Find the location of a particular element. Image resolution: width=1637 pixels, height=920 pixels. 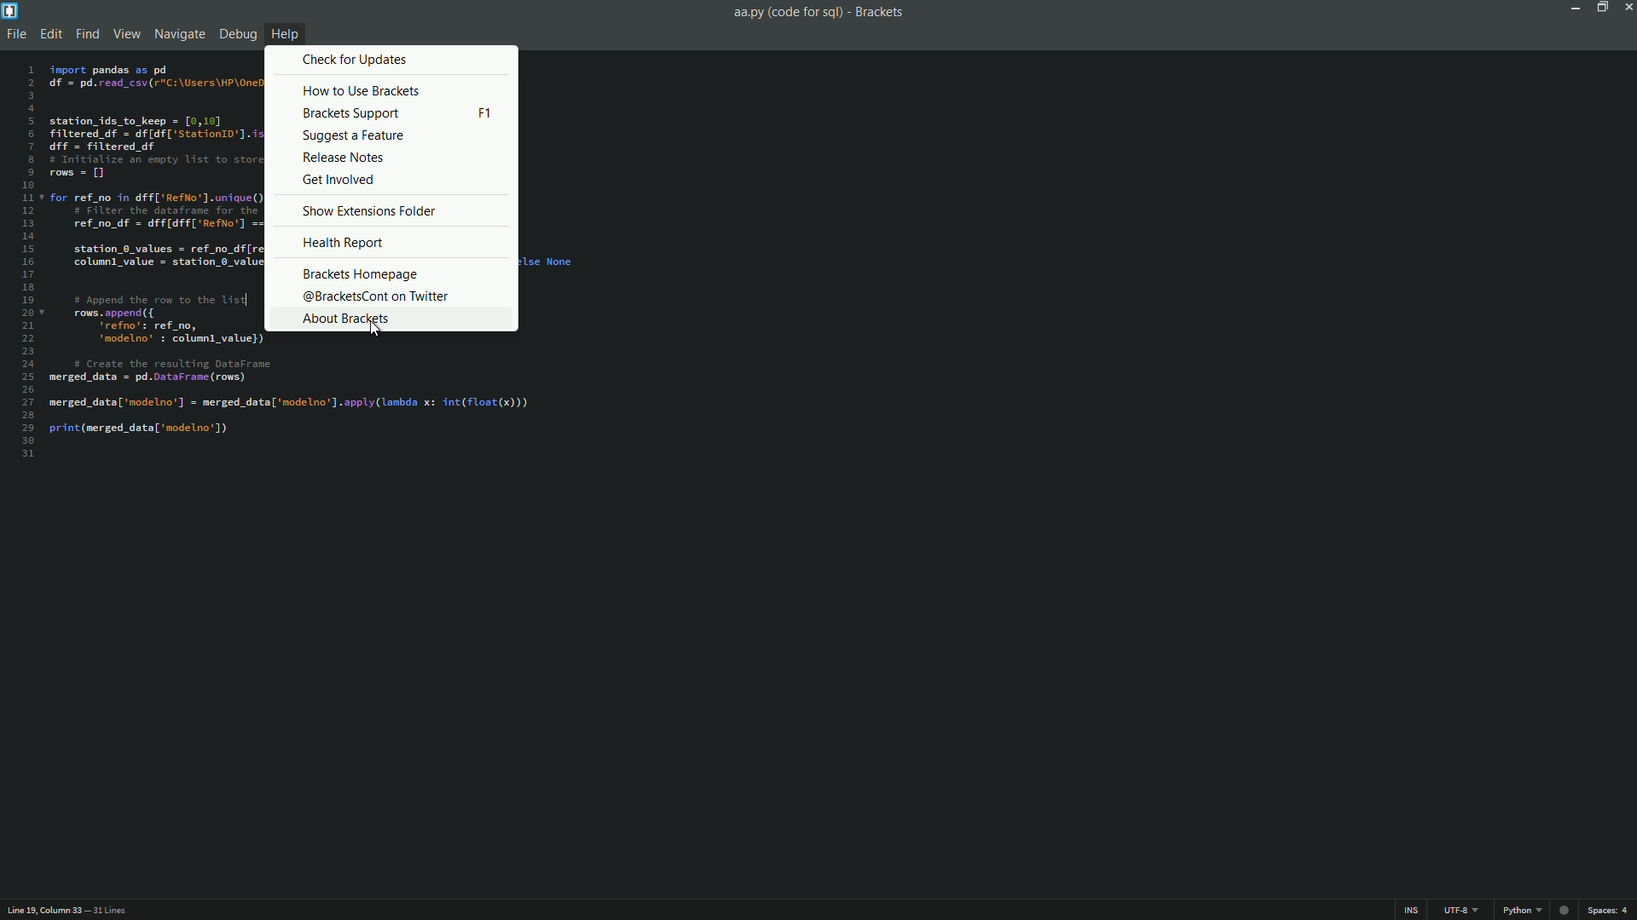

app name is located at coordinates (881, 12).